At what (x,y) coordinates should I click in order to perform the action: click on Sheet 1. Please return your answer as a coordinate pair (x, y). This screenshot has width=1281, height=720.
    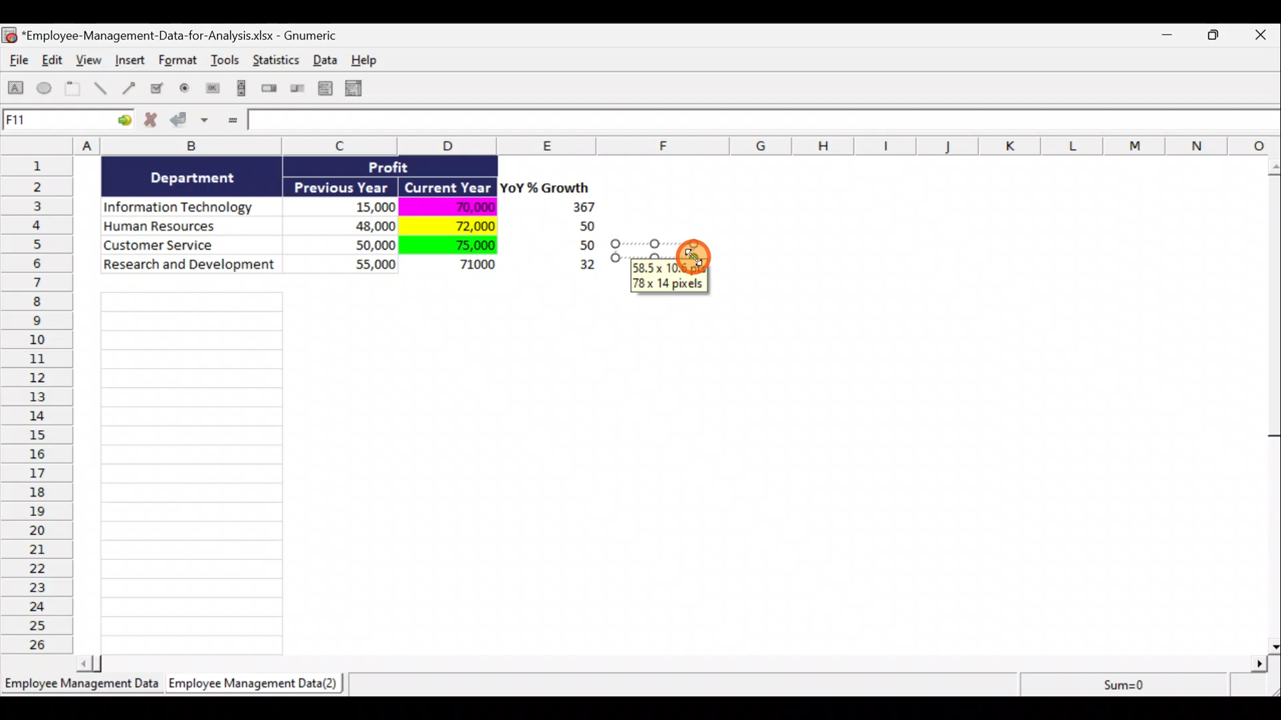
    Looking at the image, I should click on (83, 688).